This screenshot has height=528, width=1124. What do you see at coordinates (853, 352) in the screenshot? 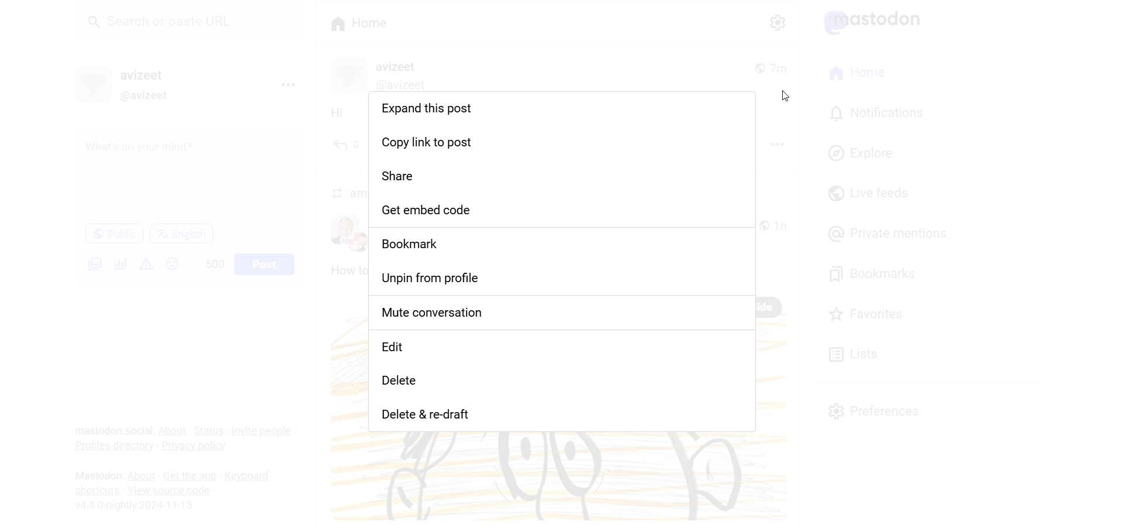
I see `Lists` at bounding box center [853, 352].